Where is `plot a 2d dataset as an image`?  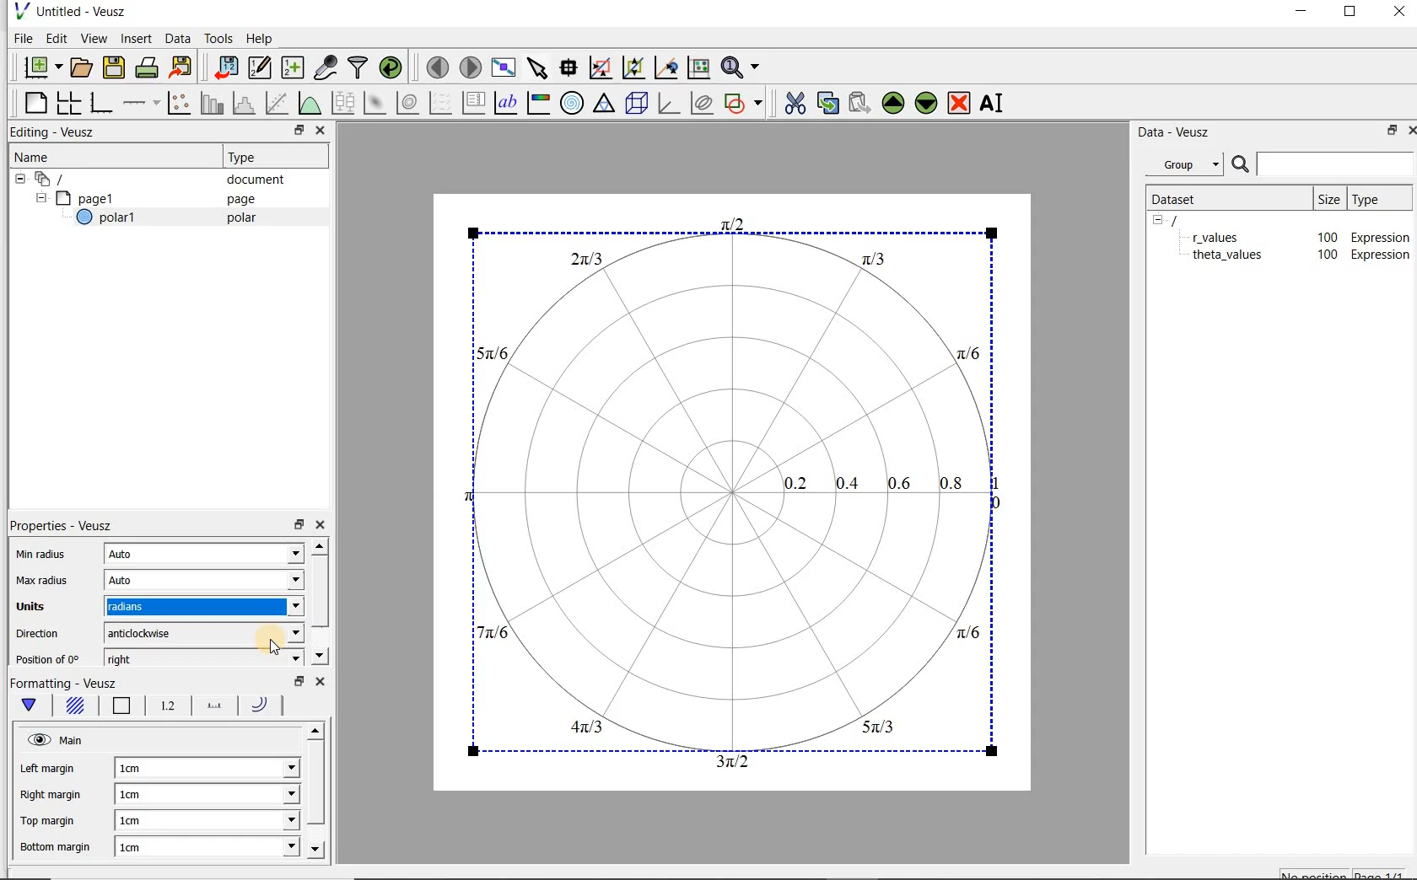 plot a 2d dataset as an image is located at coordinates (377, 104).